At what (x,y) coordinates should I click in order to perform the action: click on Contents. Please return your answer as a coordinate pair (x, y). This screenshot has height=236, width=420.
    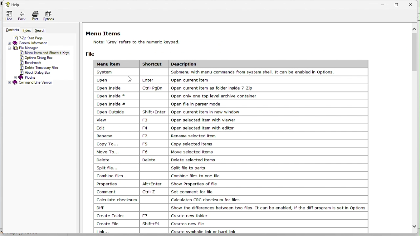
    Looking at the image, I should click on (10, 30).